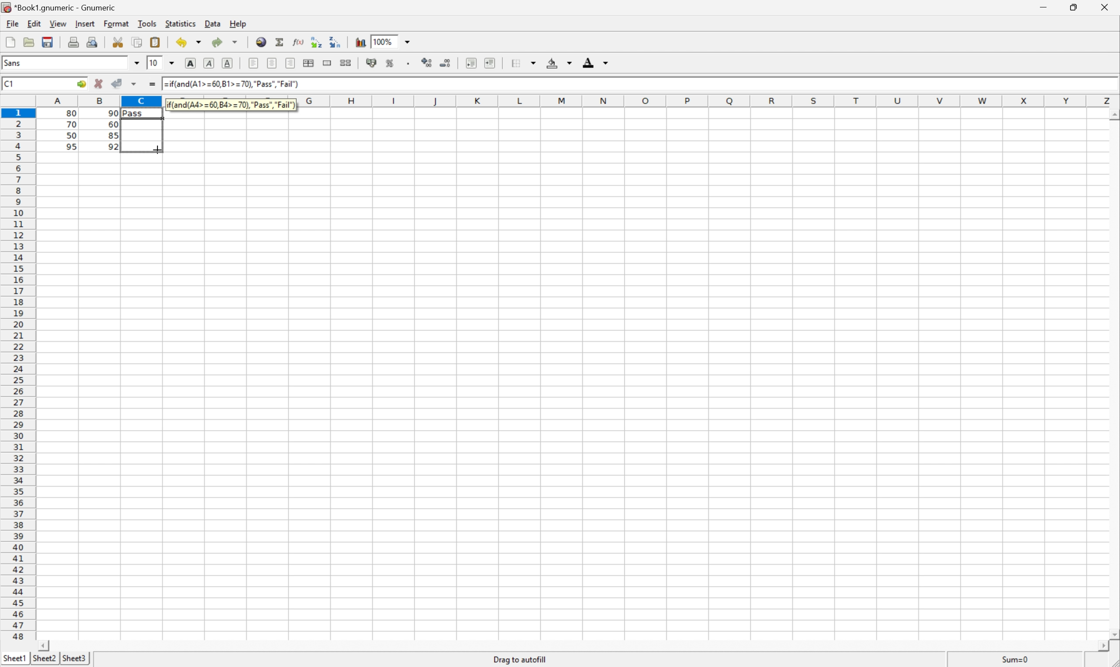 The image size is (1120, 667). I want to click on 92, so click(113, 146).